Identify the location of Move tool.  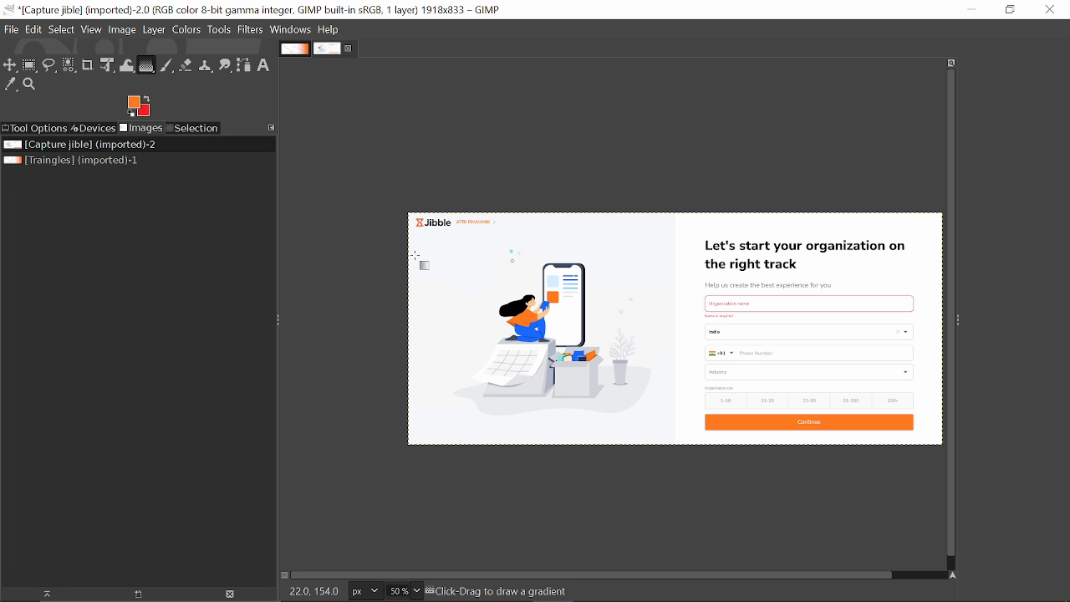
(10, 65).